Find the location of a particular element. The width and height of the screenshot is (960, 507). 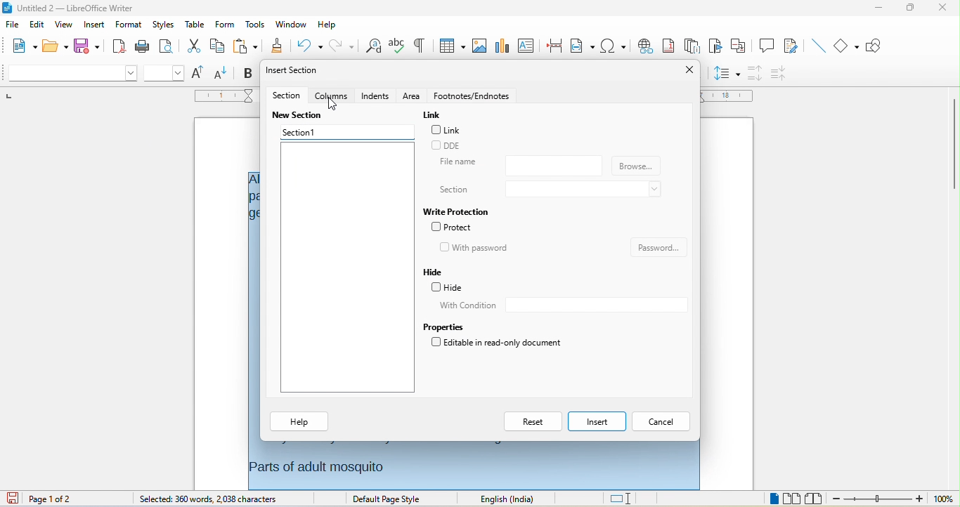

show track is located at coordinates (796, 46).